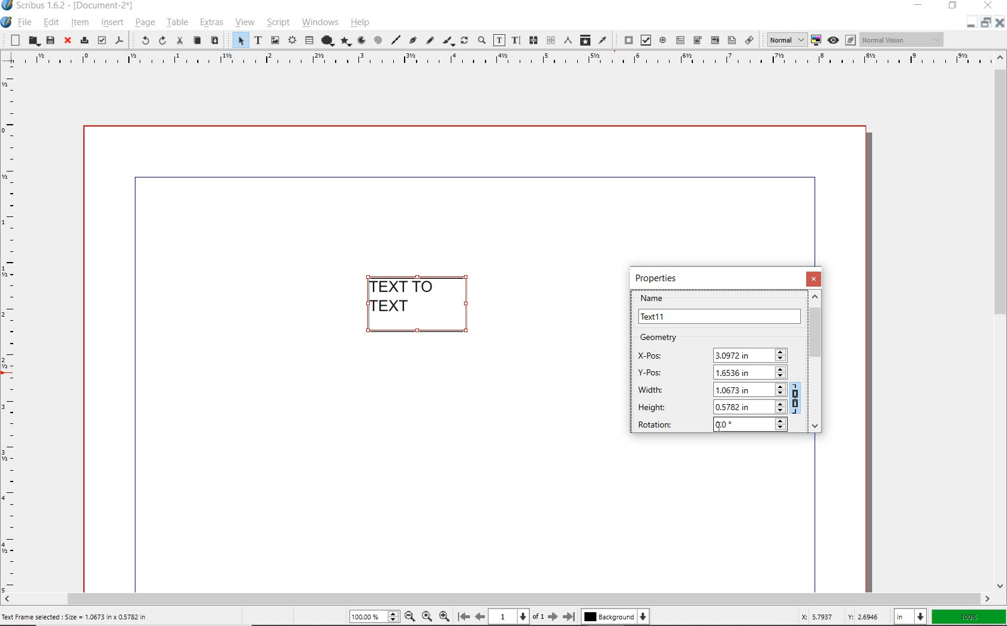  I want to click on link annotation, so click(748, 40).